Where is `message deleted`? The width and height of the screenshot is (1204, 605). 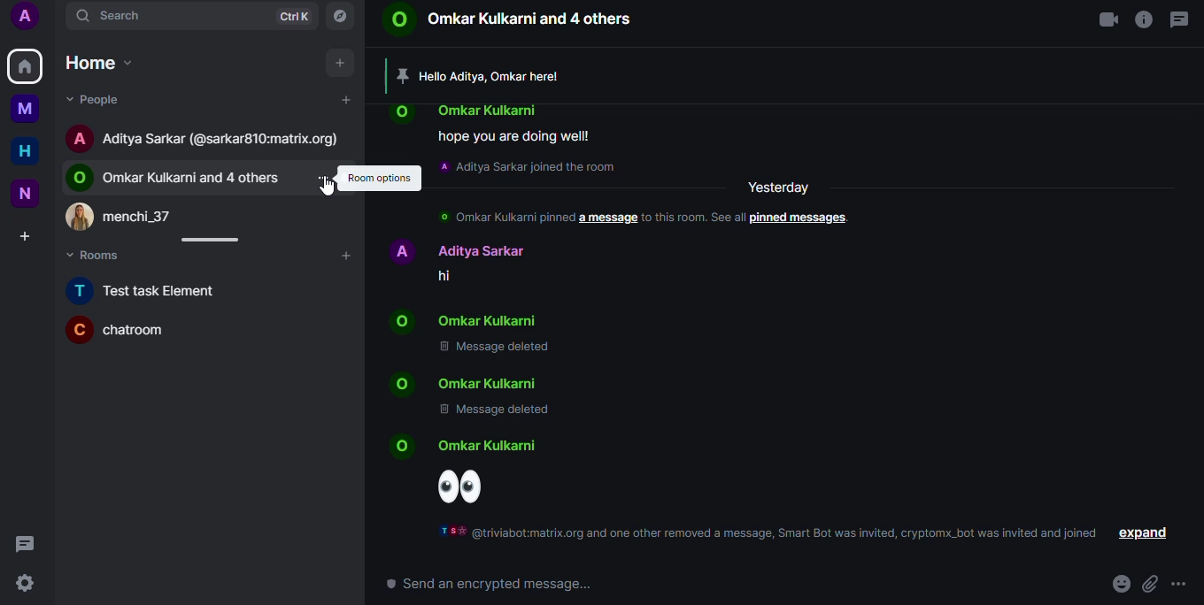 message deleted is located at coordinates (498, 348).